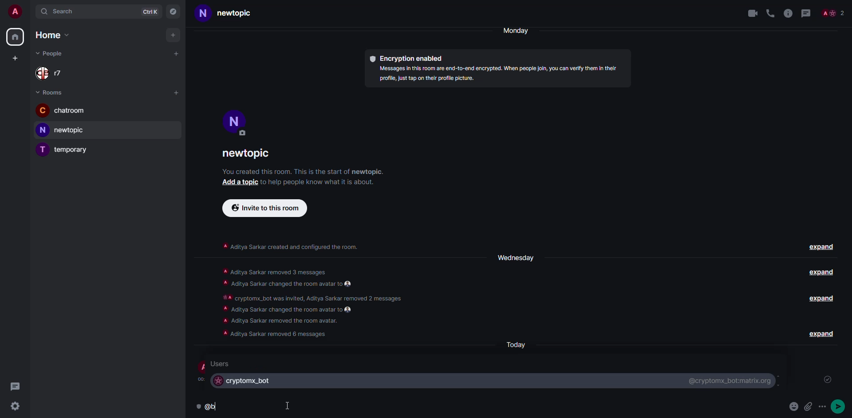 The image size is (852, 418). What do you see at coordinates (820, 333) in the screenshot?
I see `expand` at bounding box center [820, 333].